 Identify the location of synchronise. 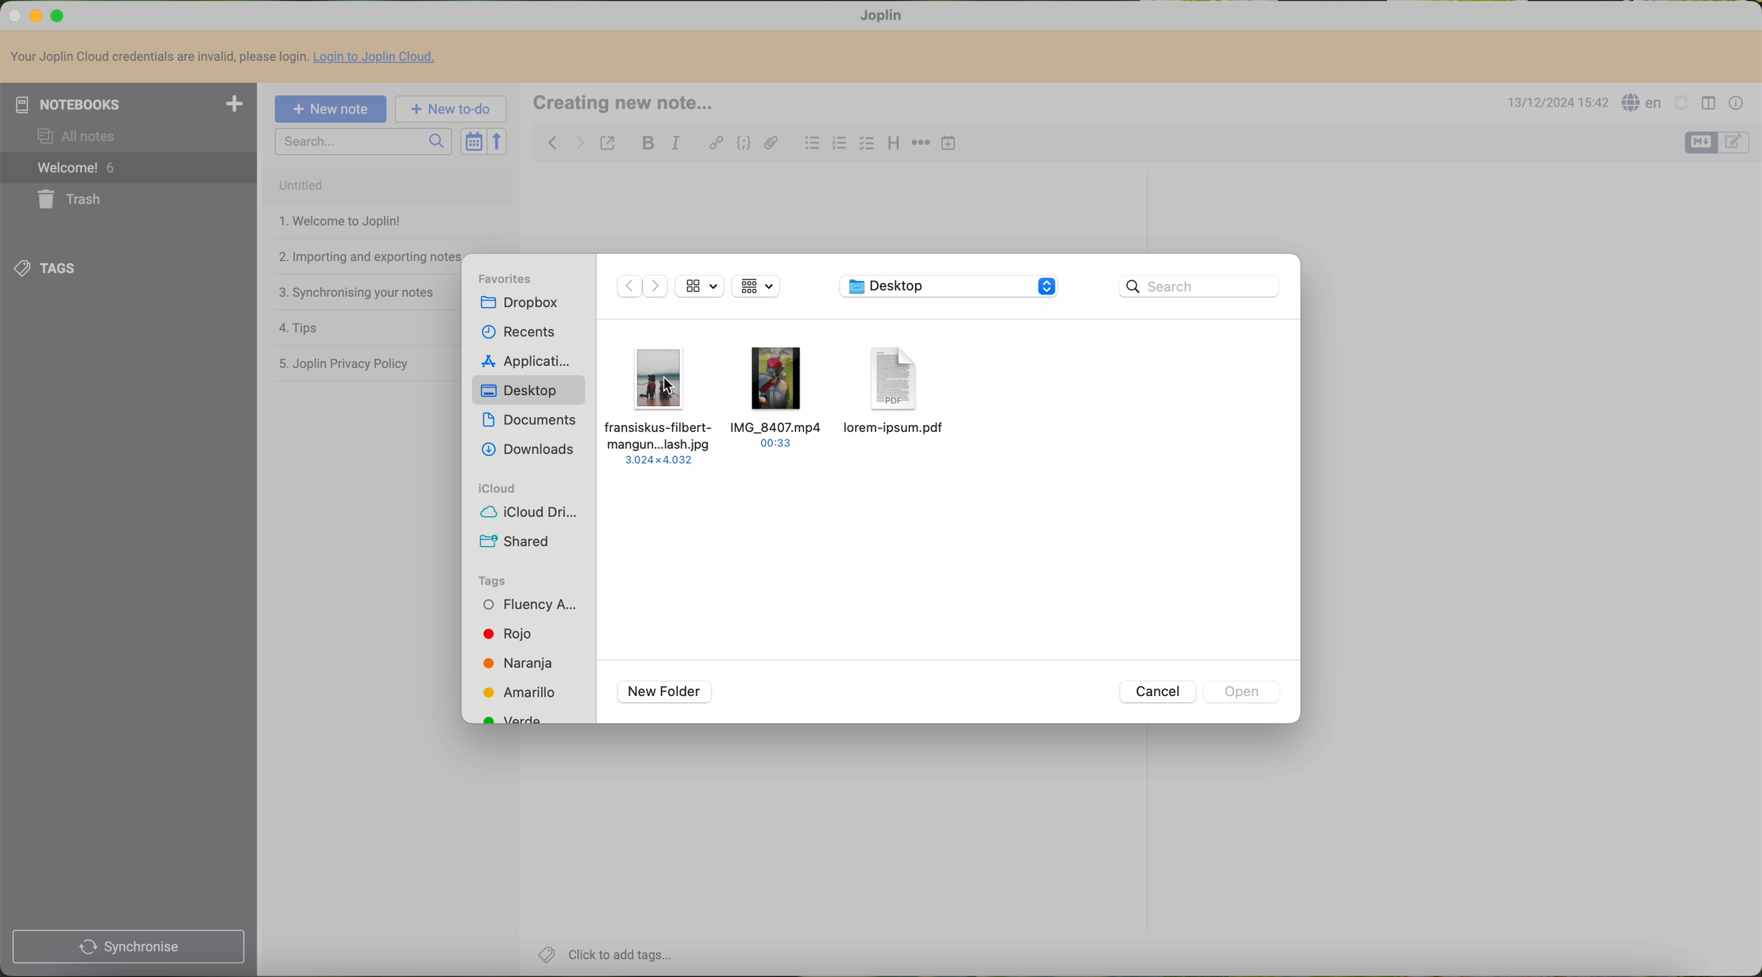
(128, 948).